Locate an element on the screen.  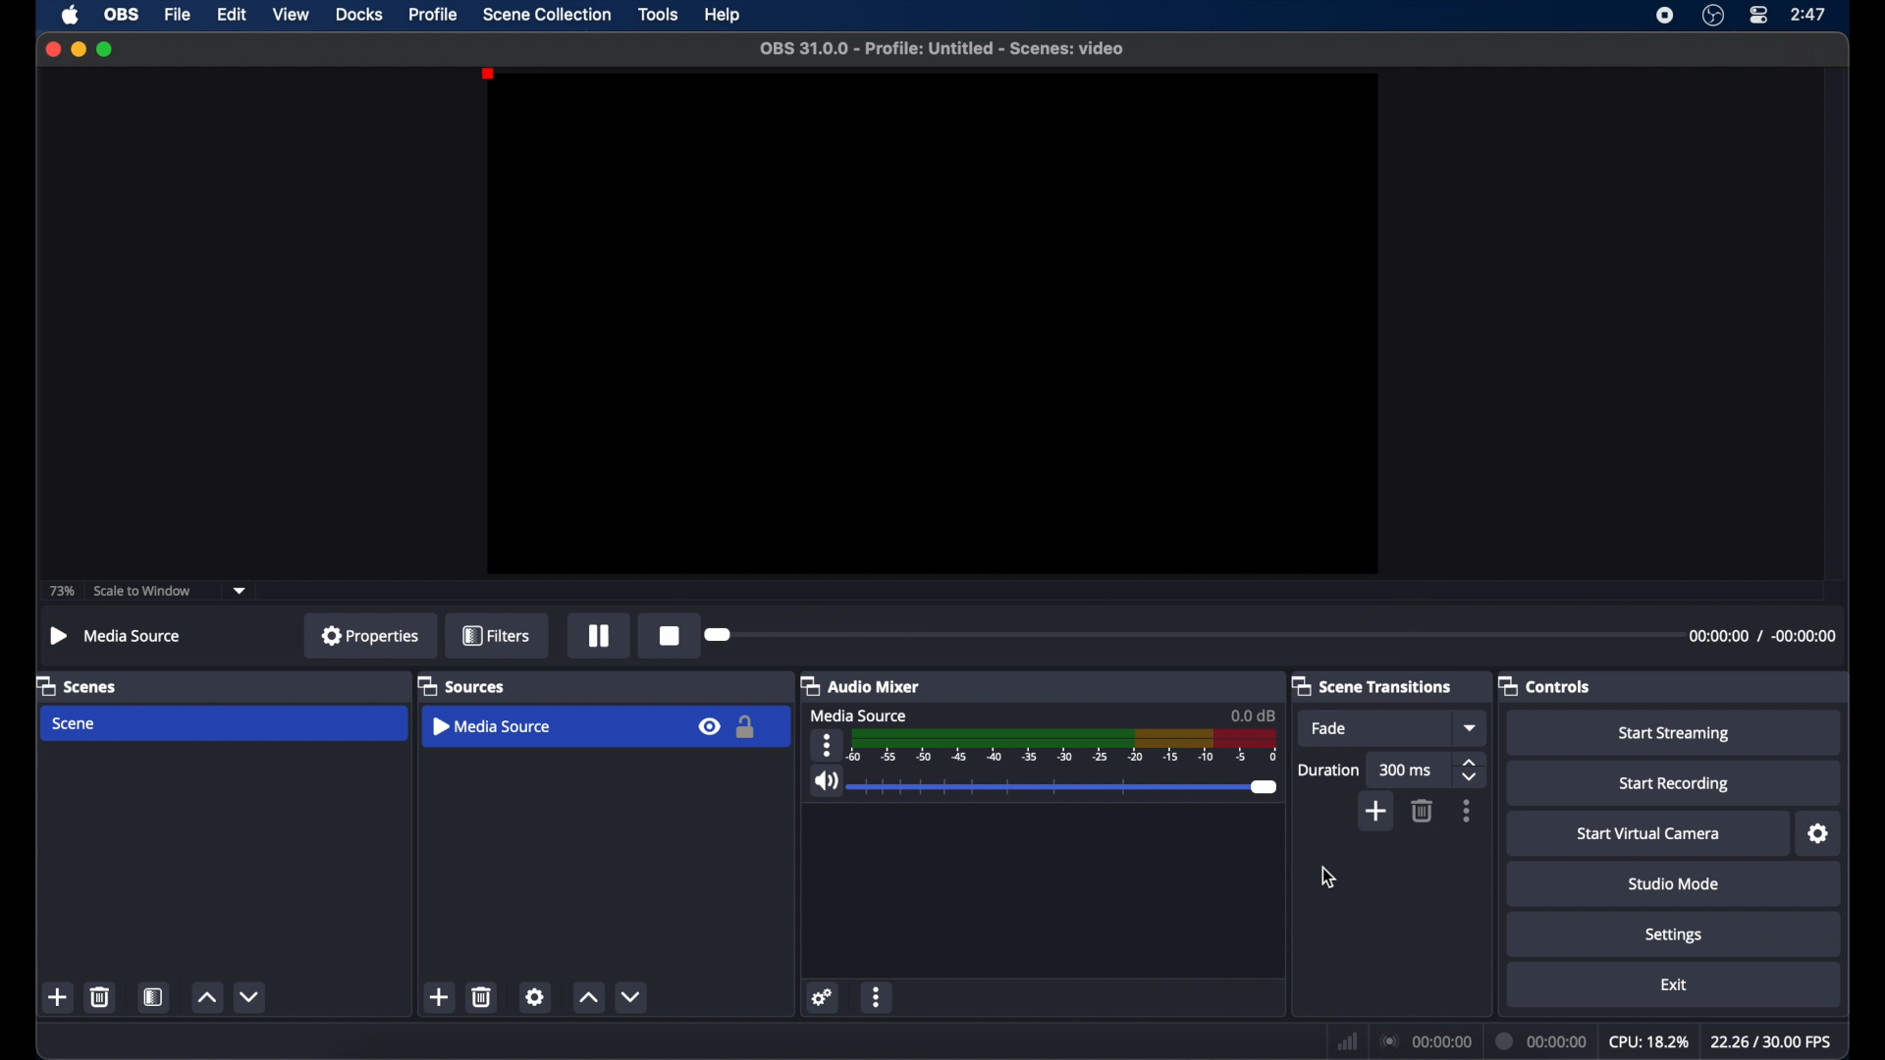
increment button is located at coordinates (588, 998).